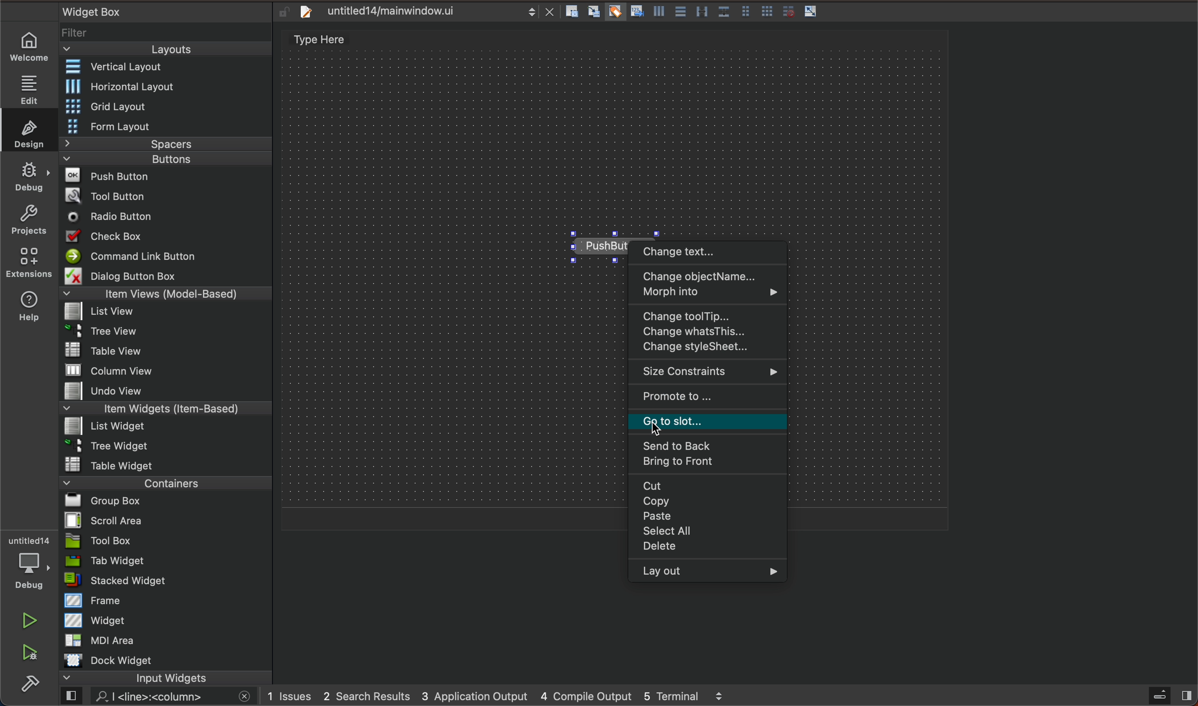  I want to click on object name, so click(707, 276).